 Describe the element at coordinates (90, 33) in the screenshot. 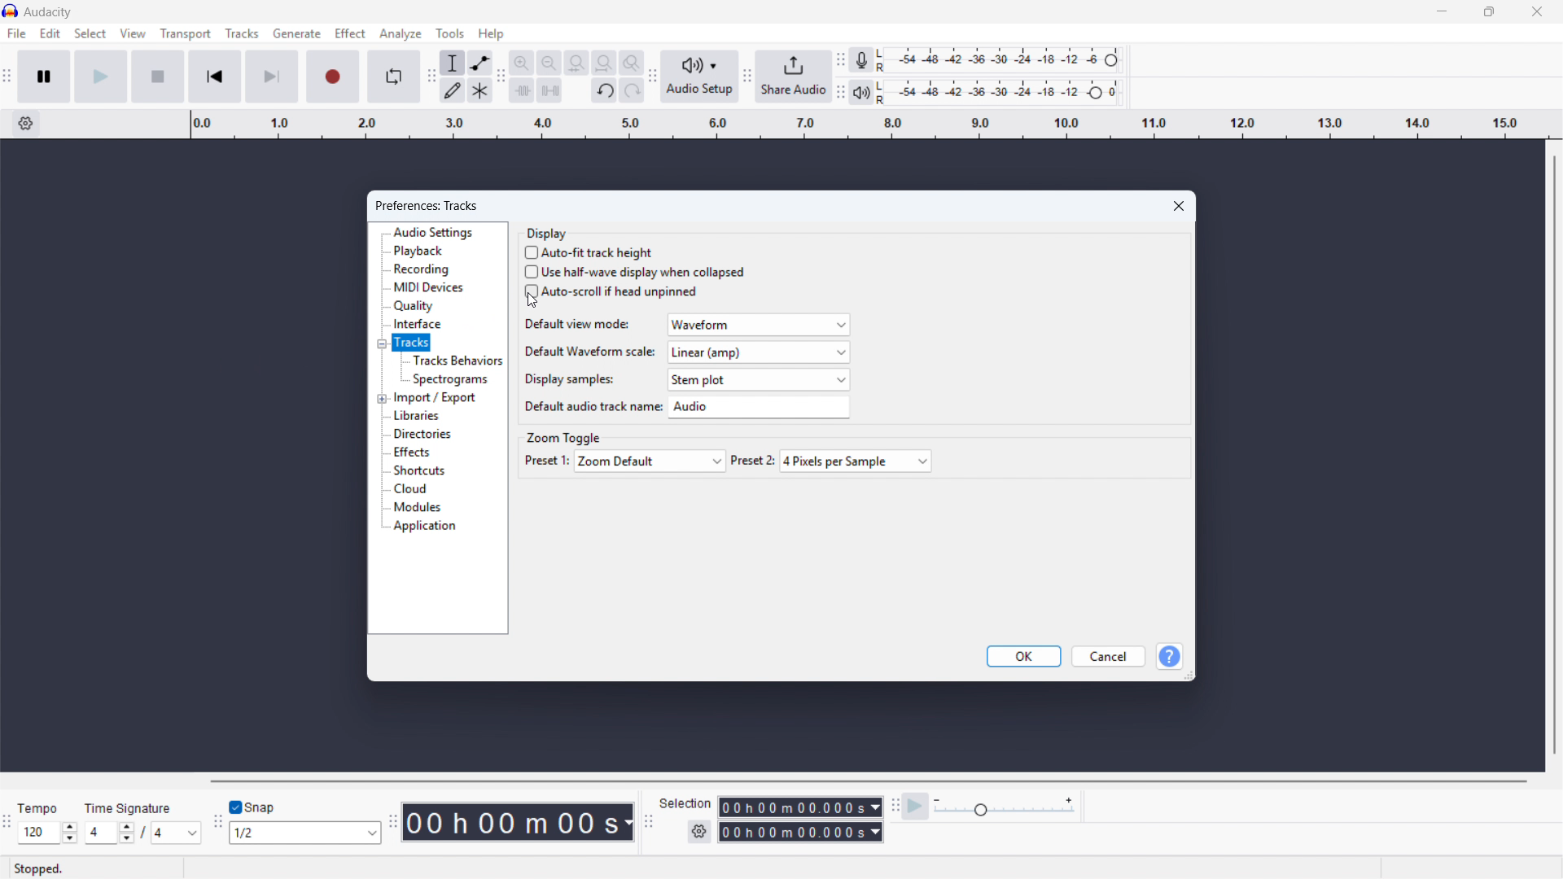

I see `select` at that location.